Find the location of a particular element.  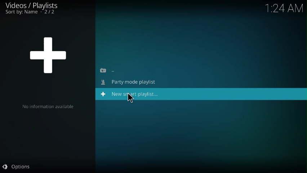

new smart playlist is located at coordinates (132, 95).